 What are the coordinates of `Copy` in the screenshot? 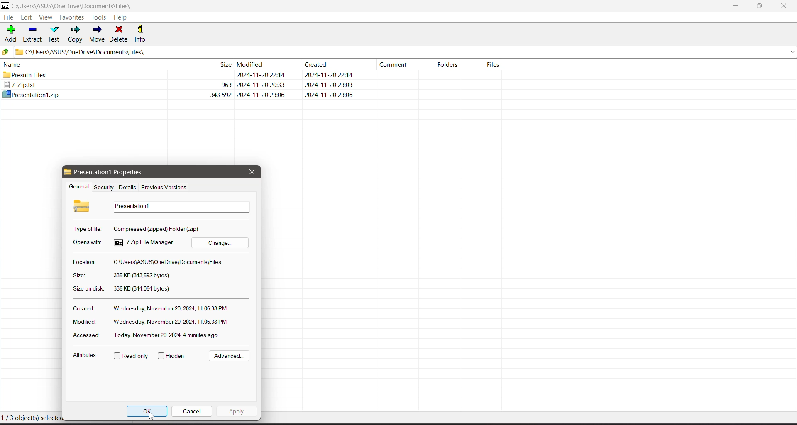 It's located at (76, 34).